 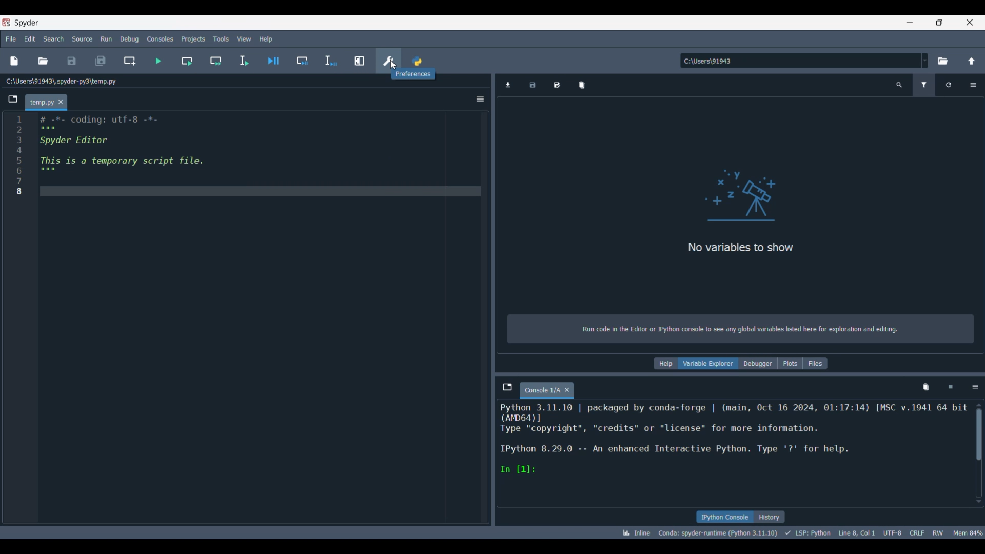 What do you see at coordinates (187, 61) in the screenshot?
I see `Run current cell` at bounding box center [187, 61].